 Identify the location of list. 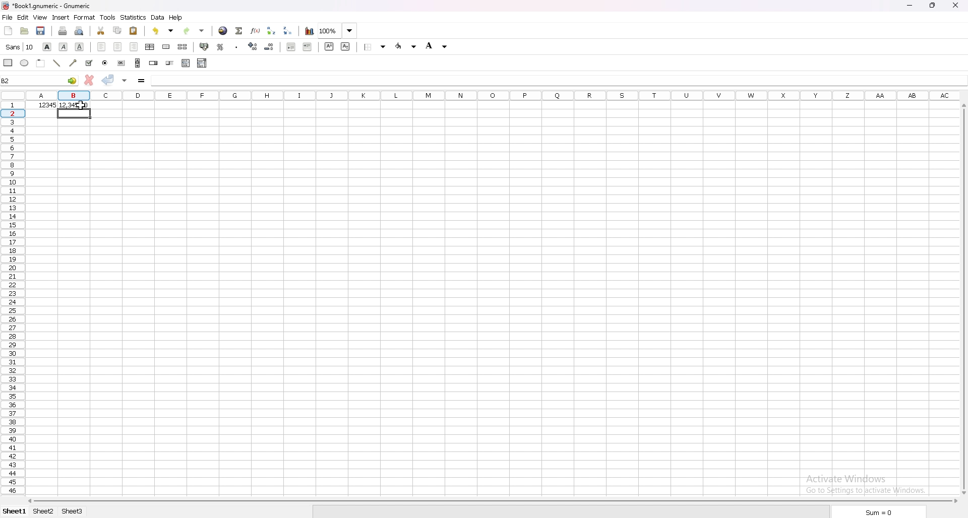
(186, 63).